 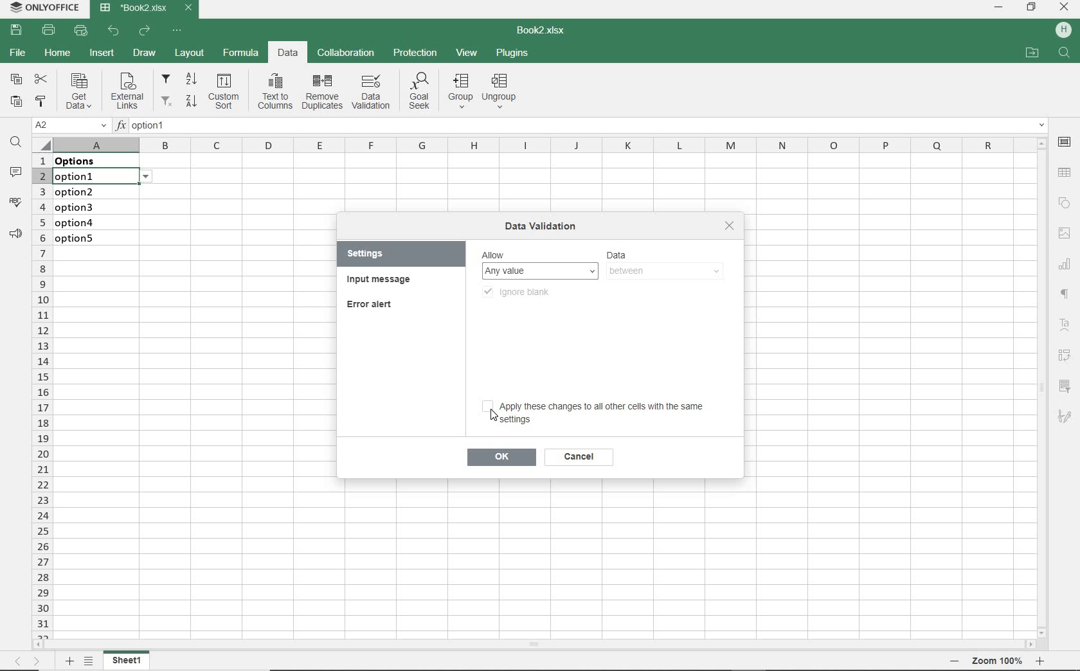 What do you see at coordinates (46, 8) in the screenshot?
I see `SYSTEM NAME` at bounding box center [46, 8].